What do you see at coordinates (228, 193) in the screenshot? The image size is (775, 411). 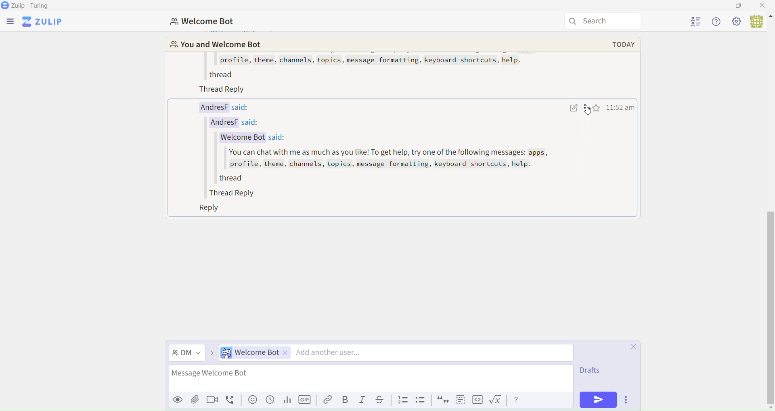 I see `Thread Reply` at bounding box center [228, 193].